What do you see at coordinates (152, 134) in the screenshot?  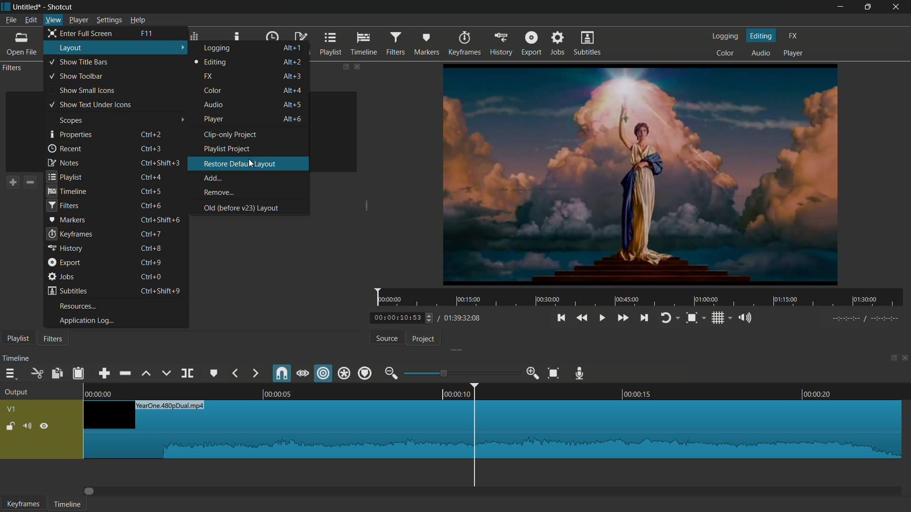 I see `keyboard shortcut` at bounding box center [152, 134].